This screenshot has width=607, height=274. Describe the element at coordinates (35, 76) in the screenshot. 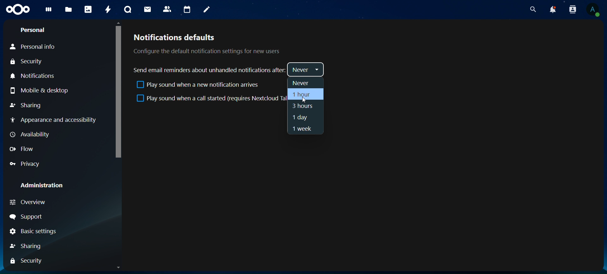

I see `Notifications` at that location.